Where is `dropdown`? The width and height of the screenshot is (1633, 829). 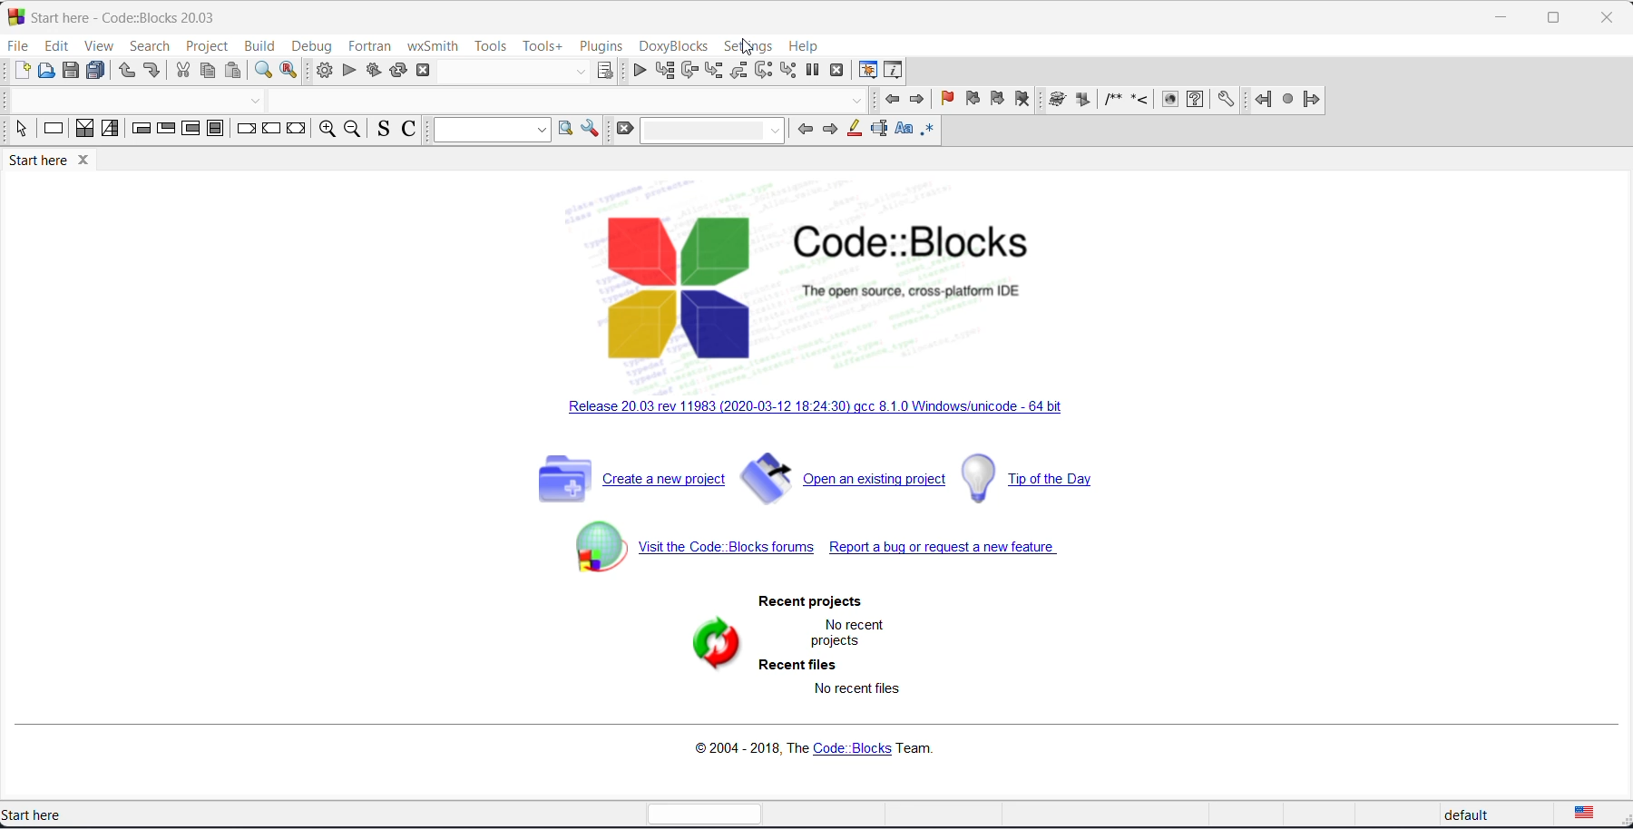
dropdown is located at coordinates (491, 131).